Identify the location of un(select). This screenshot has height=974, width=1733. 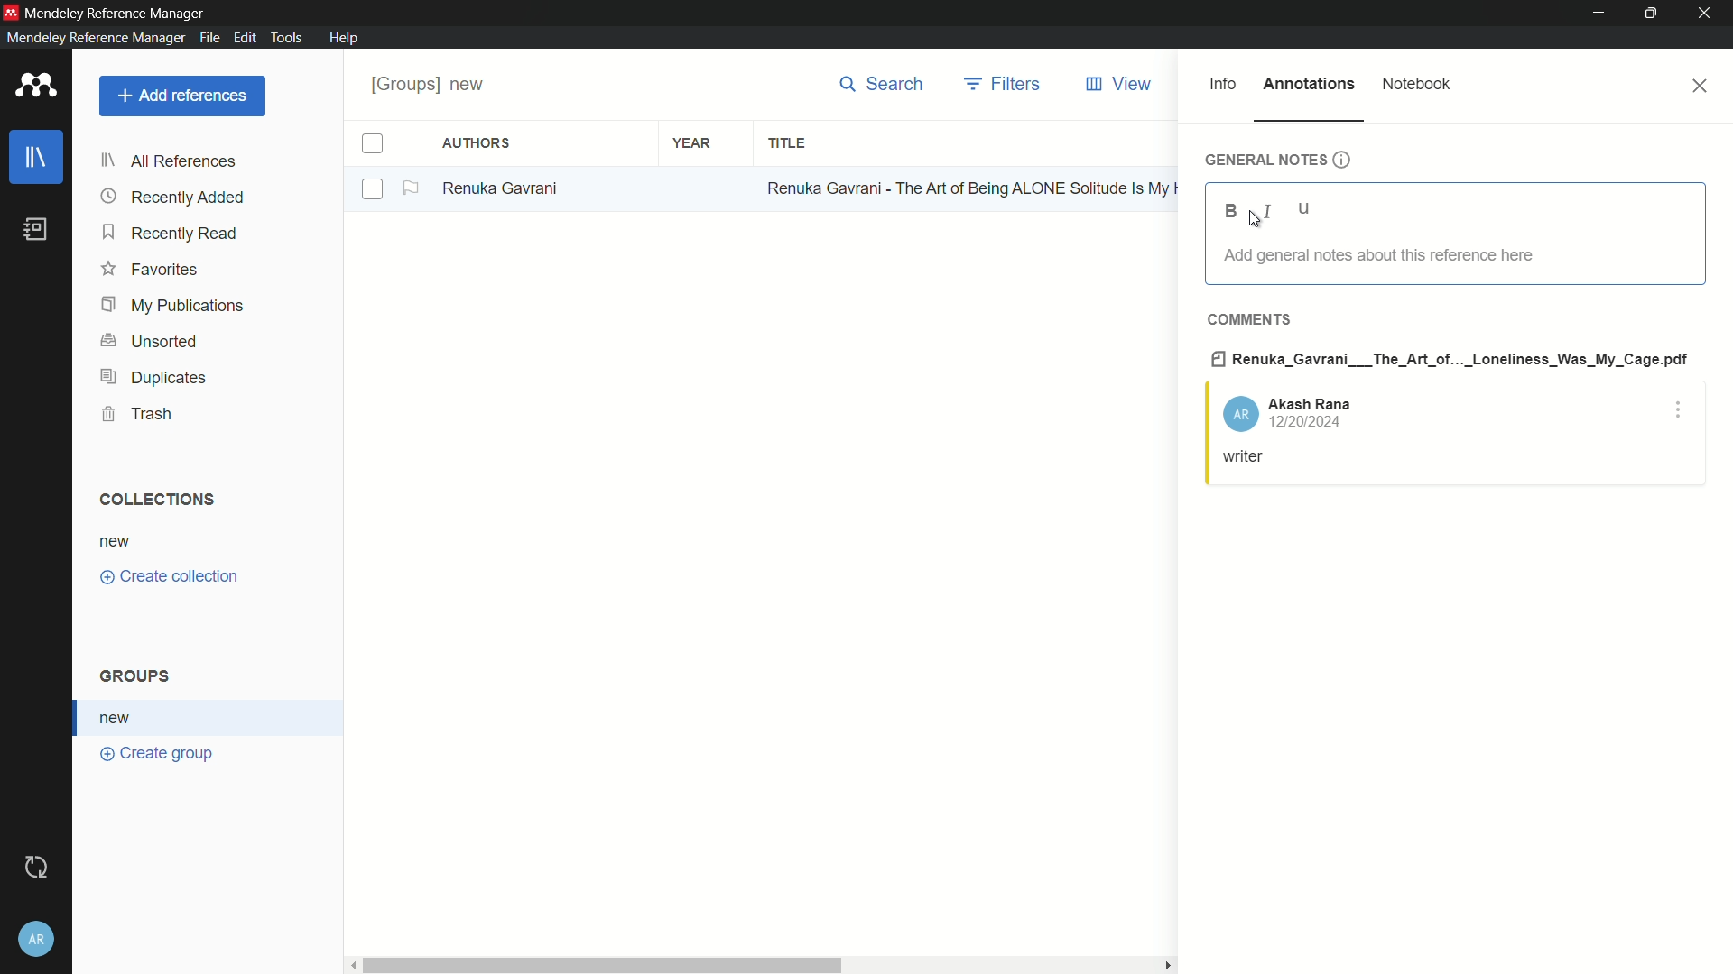
(374, 190).